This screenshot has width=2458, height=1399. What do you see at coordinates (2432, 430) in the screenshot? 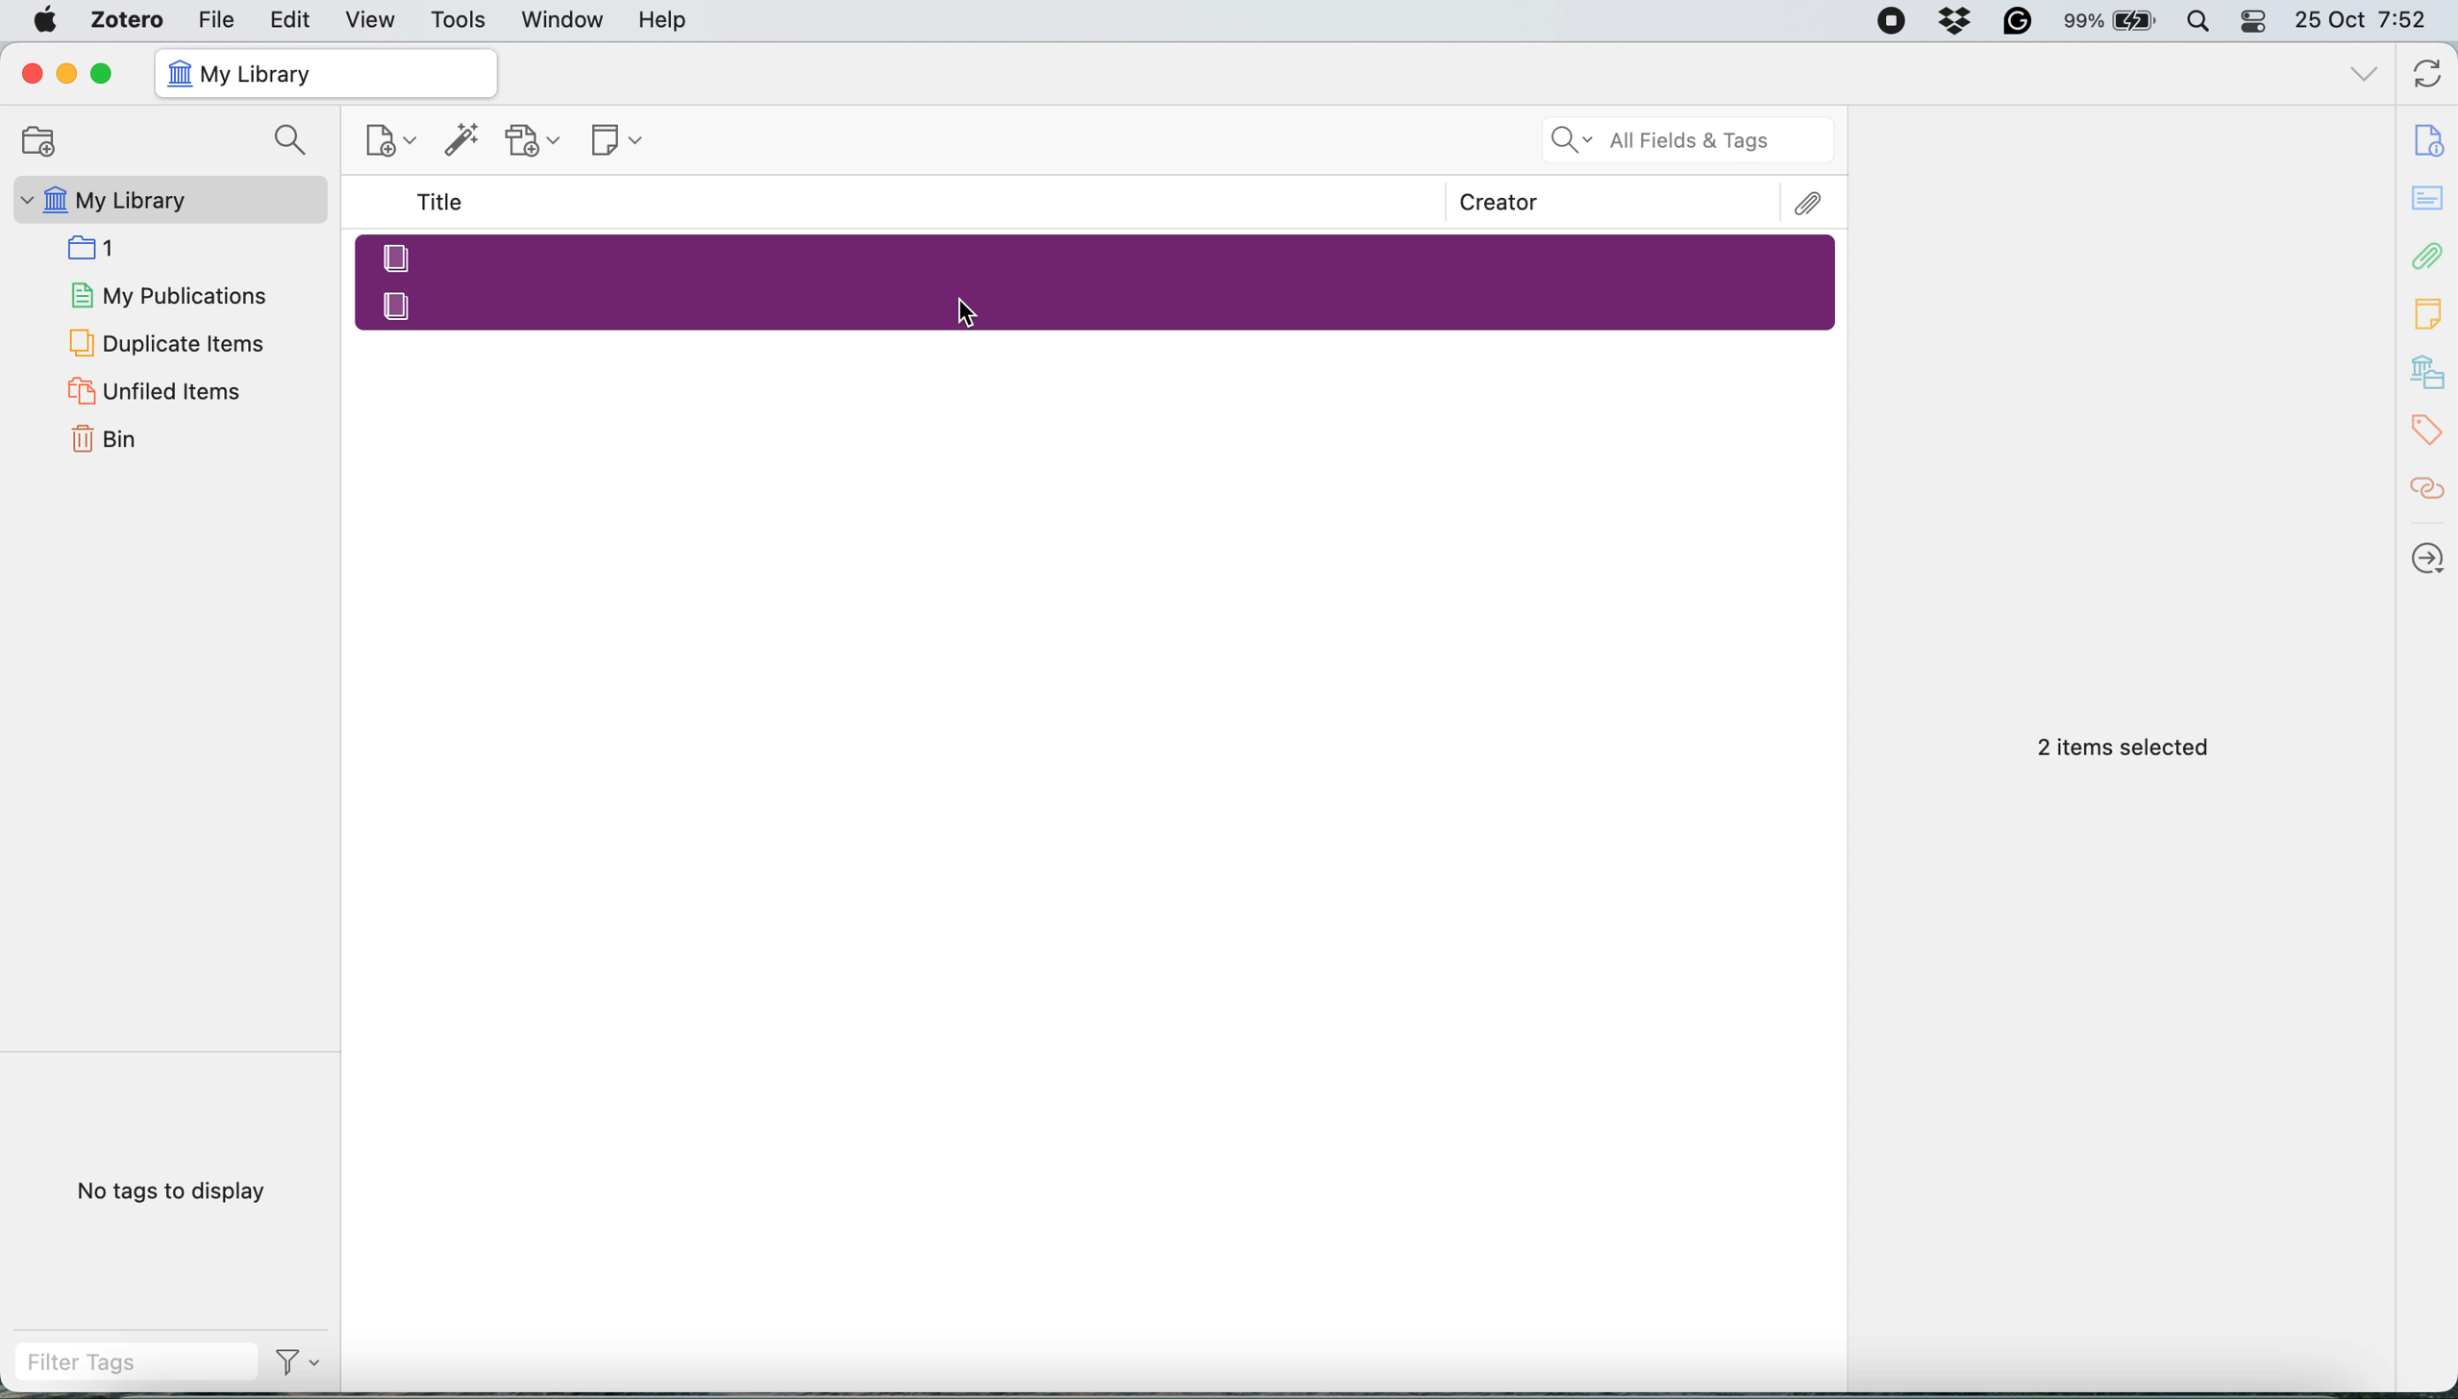
I see `Tags` at bounding box center [2432, 430].